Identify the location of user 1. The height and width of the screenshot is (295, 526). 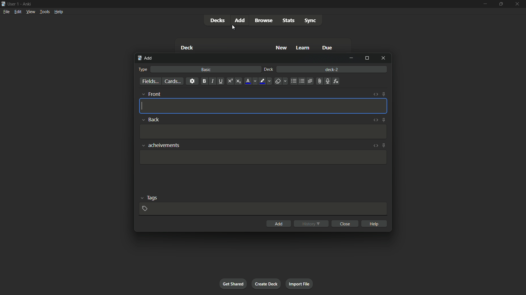
(14, 4).